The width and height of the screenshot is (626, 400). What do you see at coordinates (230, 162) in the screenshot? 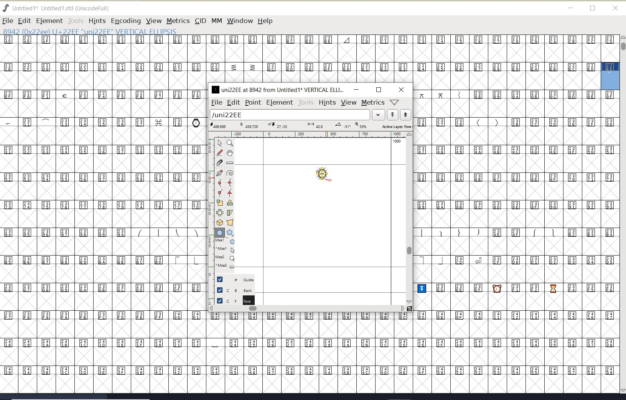
I see `measure distance, angle between points` at bounding box center [230, 162].